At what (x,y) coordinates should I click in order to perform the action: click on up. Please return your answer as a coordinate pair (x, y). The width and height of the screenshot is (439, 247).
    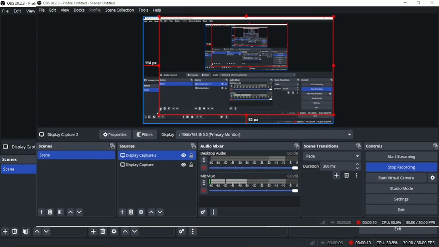
    Looking at the image, I should click on (71, 212).